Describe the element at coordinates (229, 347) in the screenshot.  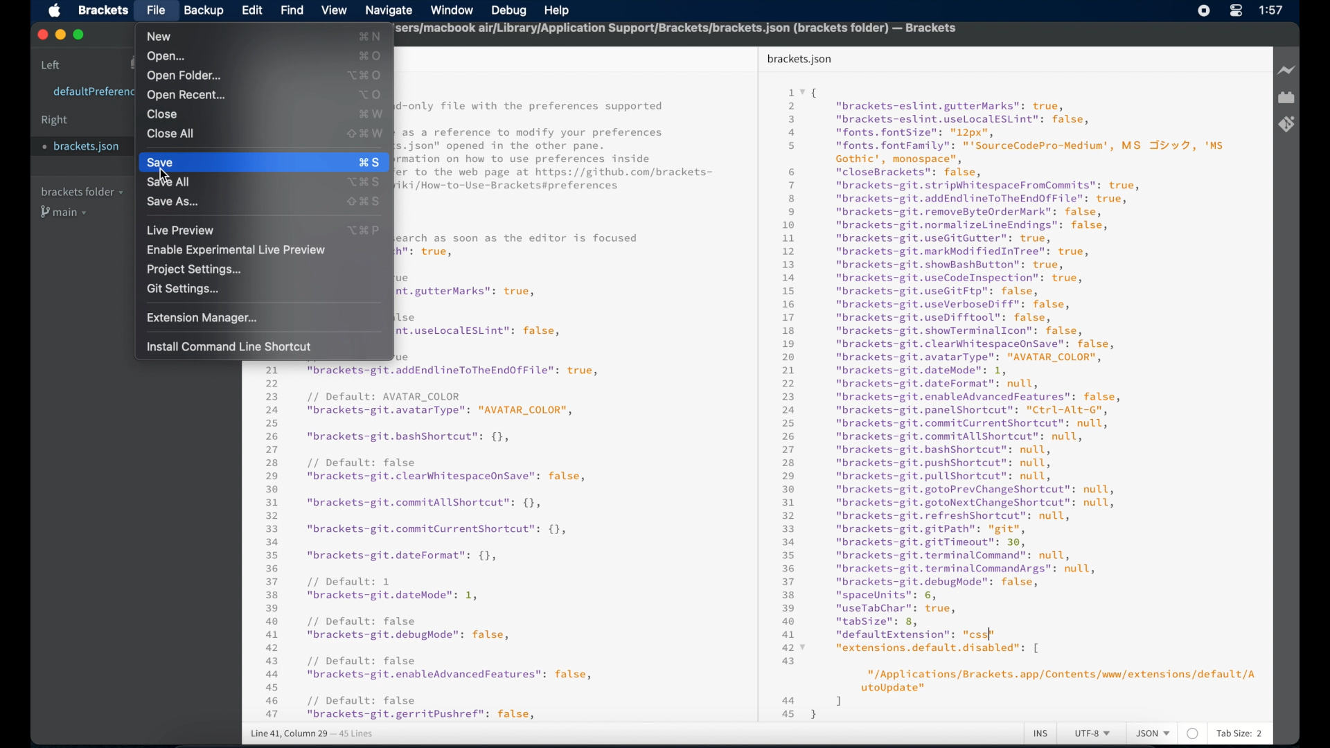
I see `install command line shortcut` at that location.